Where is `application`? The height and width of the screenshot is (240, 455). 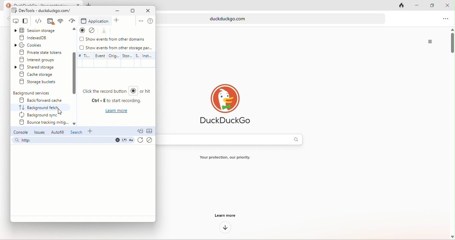 application is located at coordinates (95, 21).